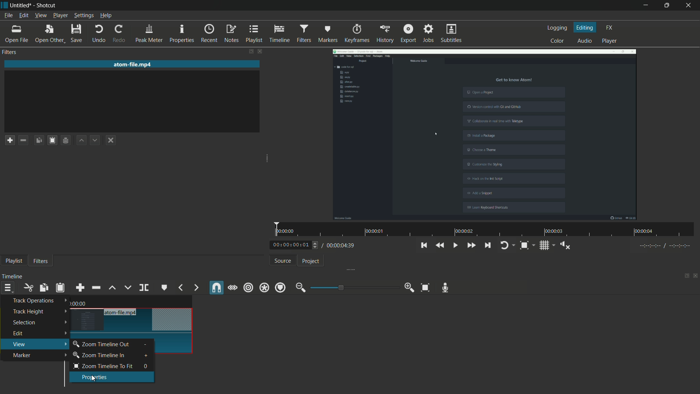 This screenshot has height=394, width=700. What do you see at coordinates (10, 140) in the screenshot?
I see `add a filter` at bounding box center [10, 140].